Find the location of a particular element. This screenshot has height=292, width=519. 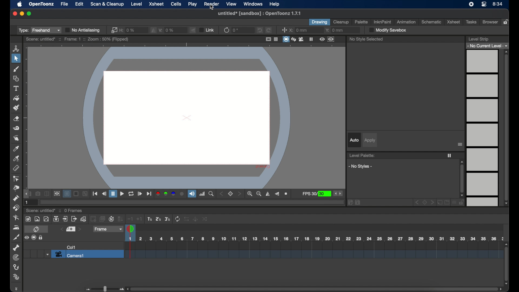

flip vertically is located at coordinates (193, 30).